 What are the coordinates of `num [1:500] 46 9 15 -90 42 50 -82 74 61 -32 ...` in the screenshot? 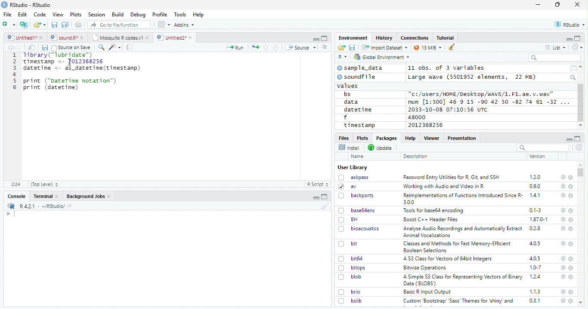 It's located at (489, 102).